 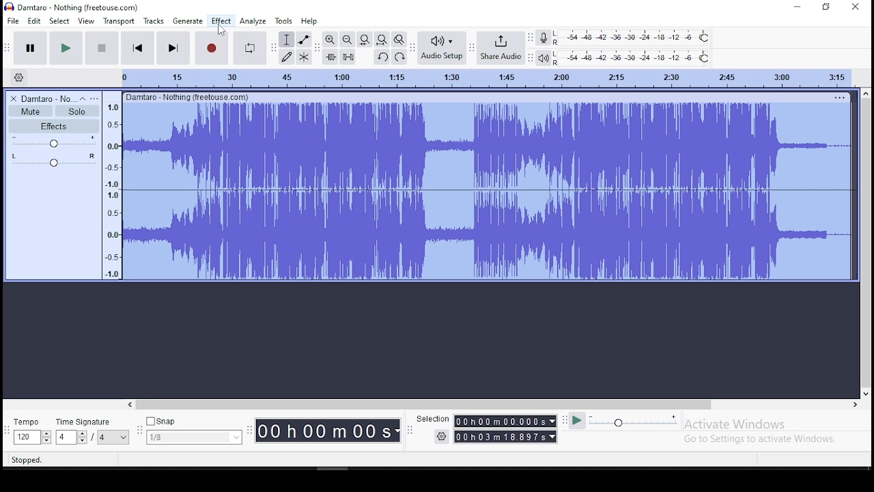 I want to click on track time, so click(x=485, y=77).